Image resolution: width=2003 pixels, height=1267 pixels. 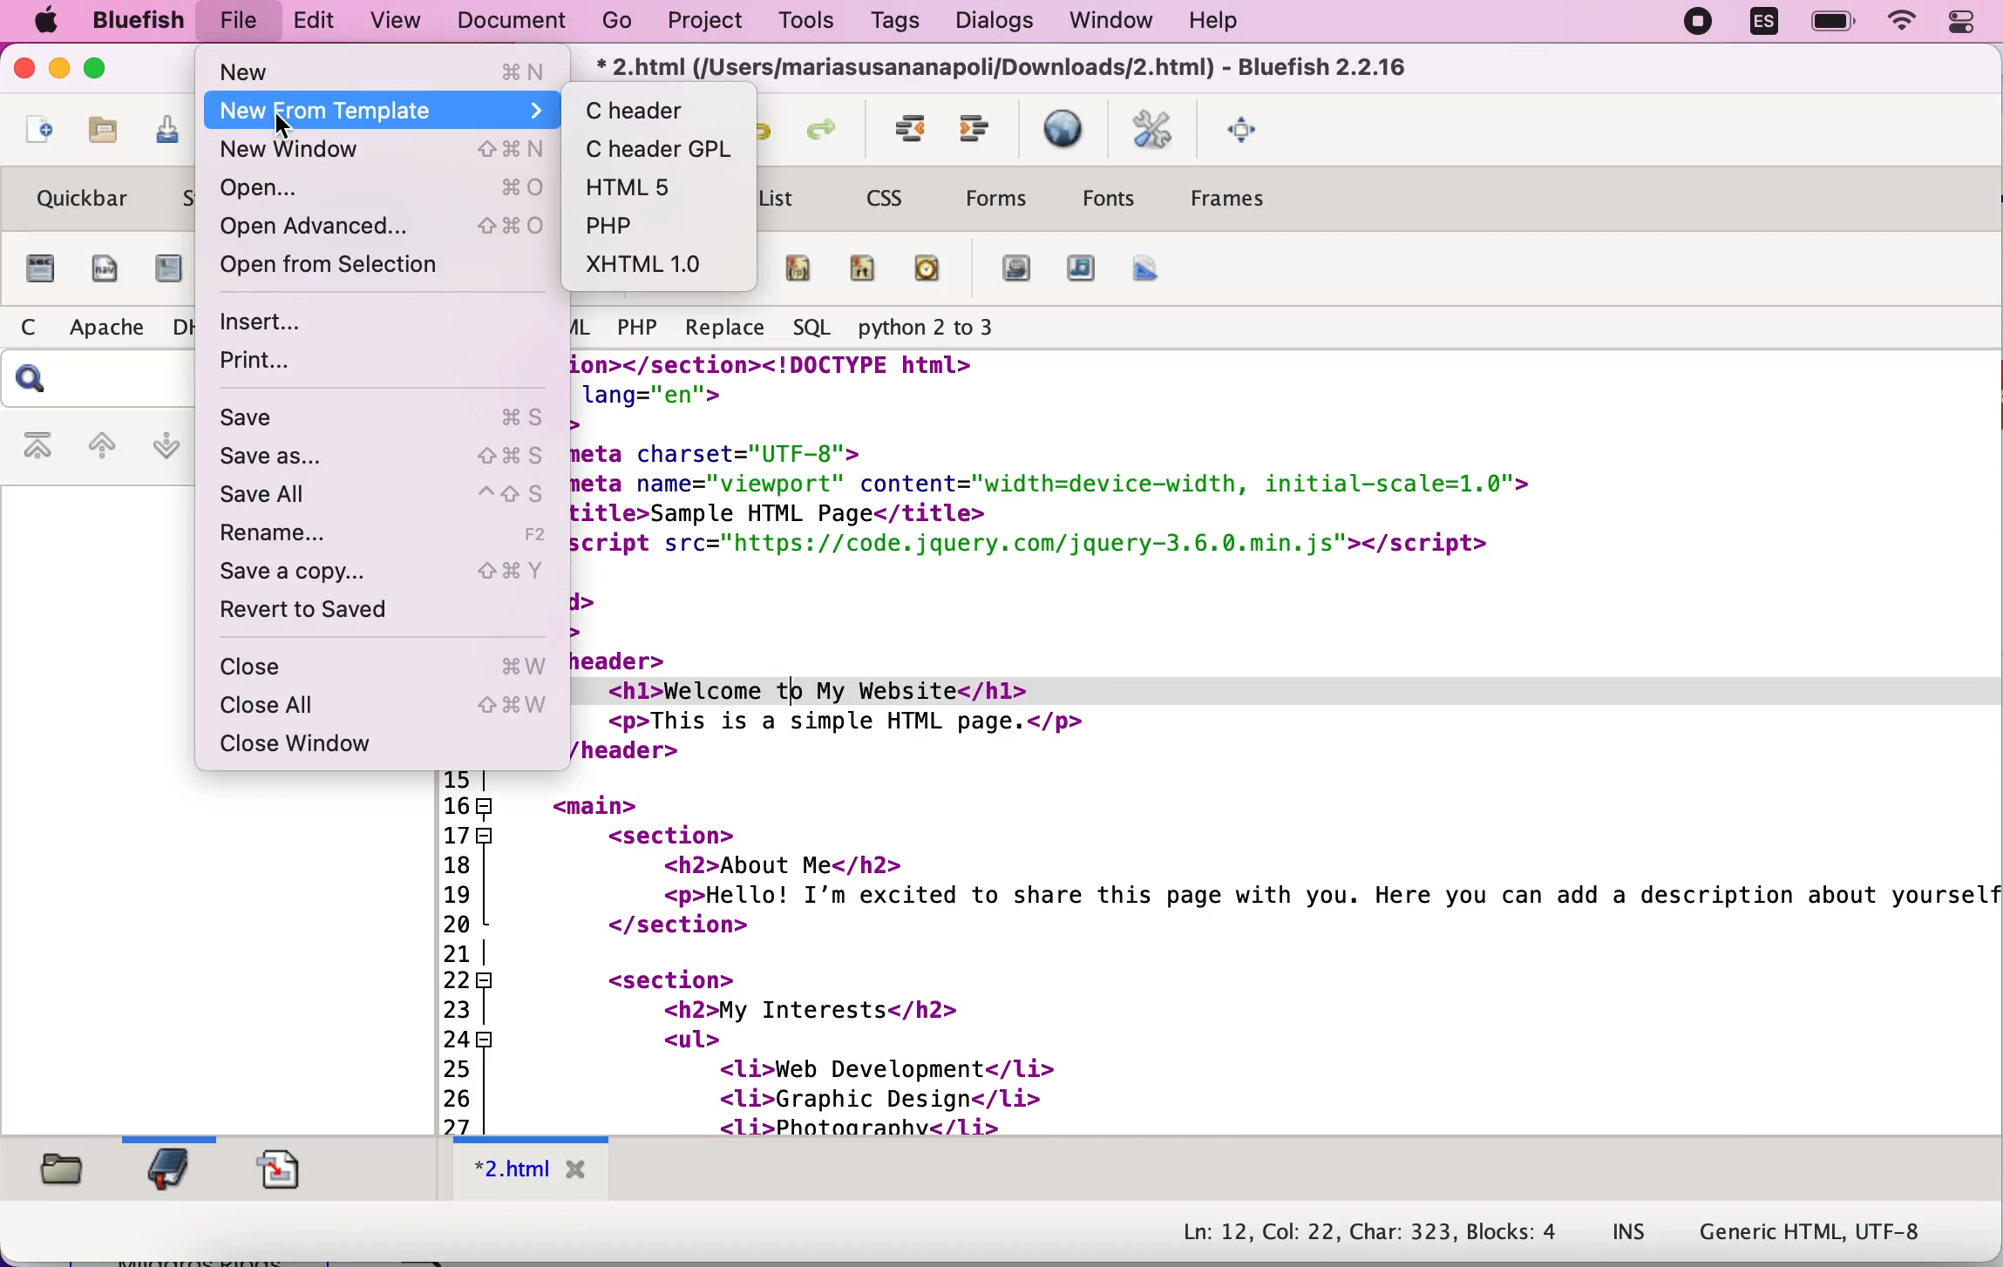 I want to click on rename, so click(x=396, y=536).